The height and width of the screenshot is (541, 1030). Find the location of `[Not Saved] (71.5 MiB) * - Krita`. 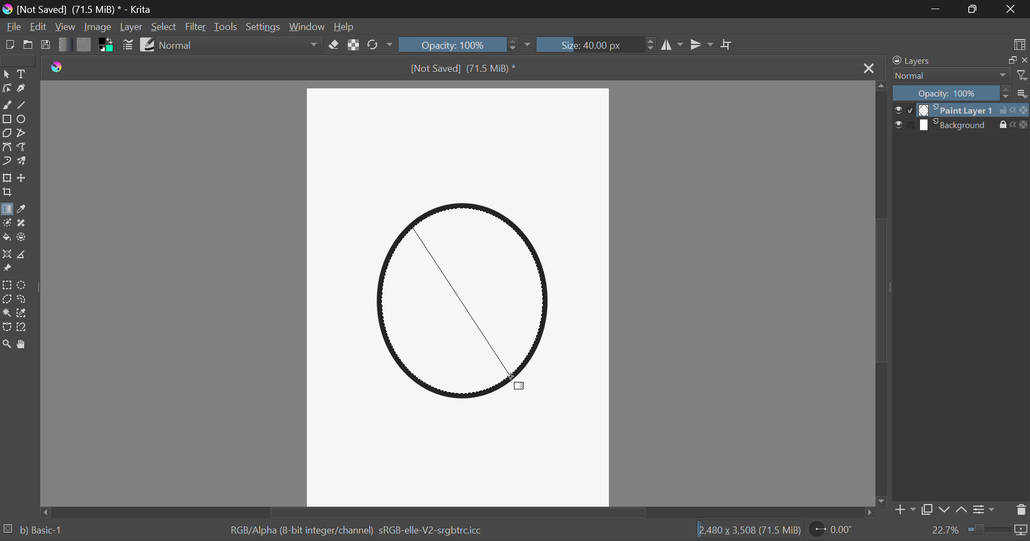

[Not Saved] (71.5 MiB) * - Krita is located at coordinates (85, 10).